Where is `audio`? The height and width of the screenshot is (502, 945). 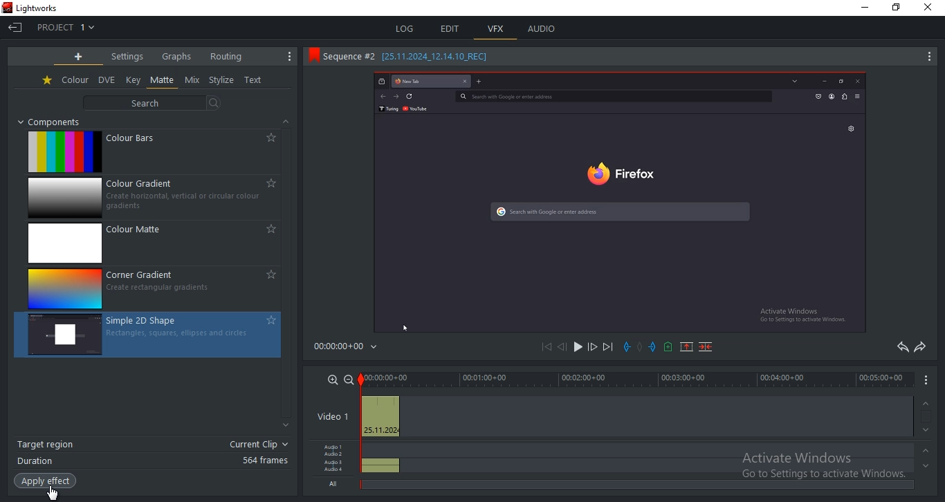
audio is located at coordinates (543, 28).